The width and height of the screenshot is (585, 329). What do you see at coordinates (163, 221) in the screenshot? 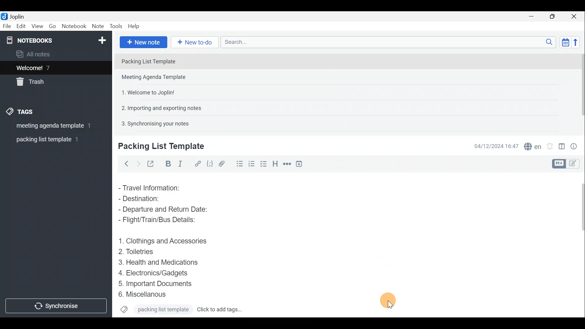
I see `Flight/Train/Bus Details:` at bounding box center [163, 221].